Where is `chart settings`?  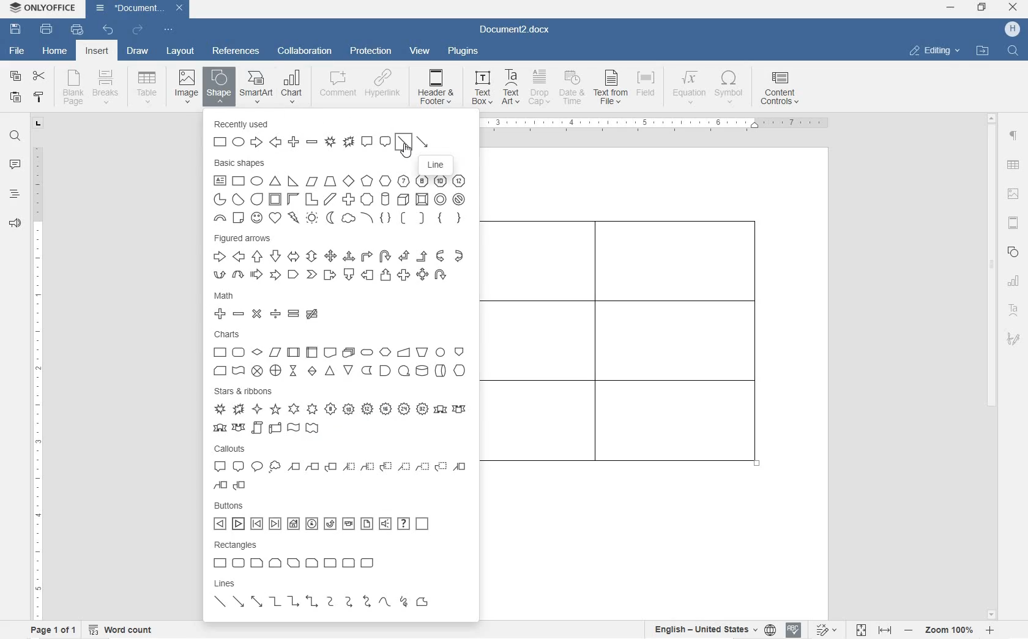
chart settings is located at coordinates (1016, 281).